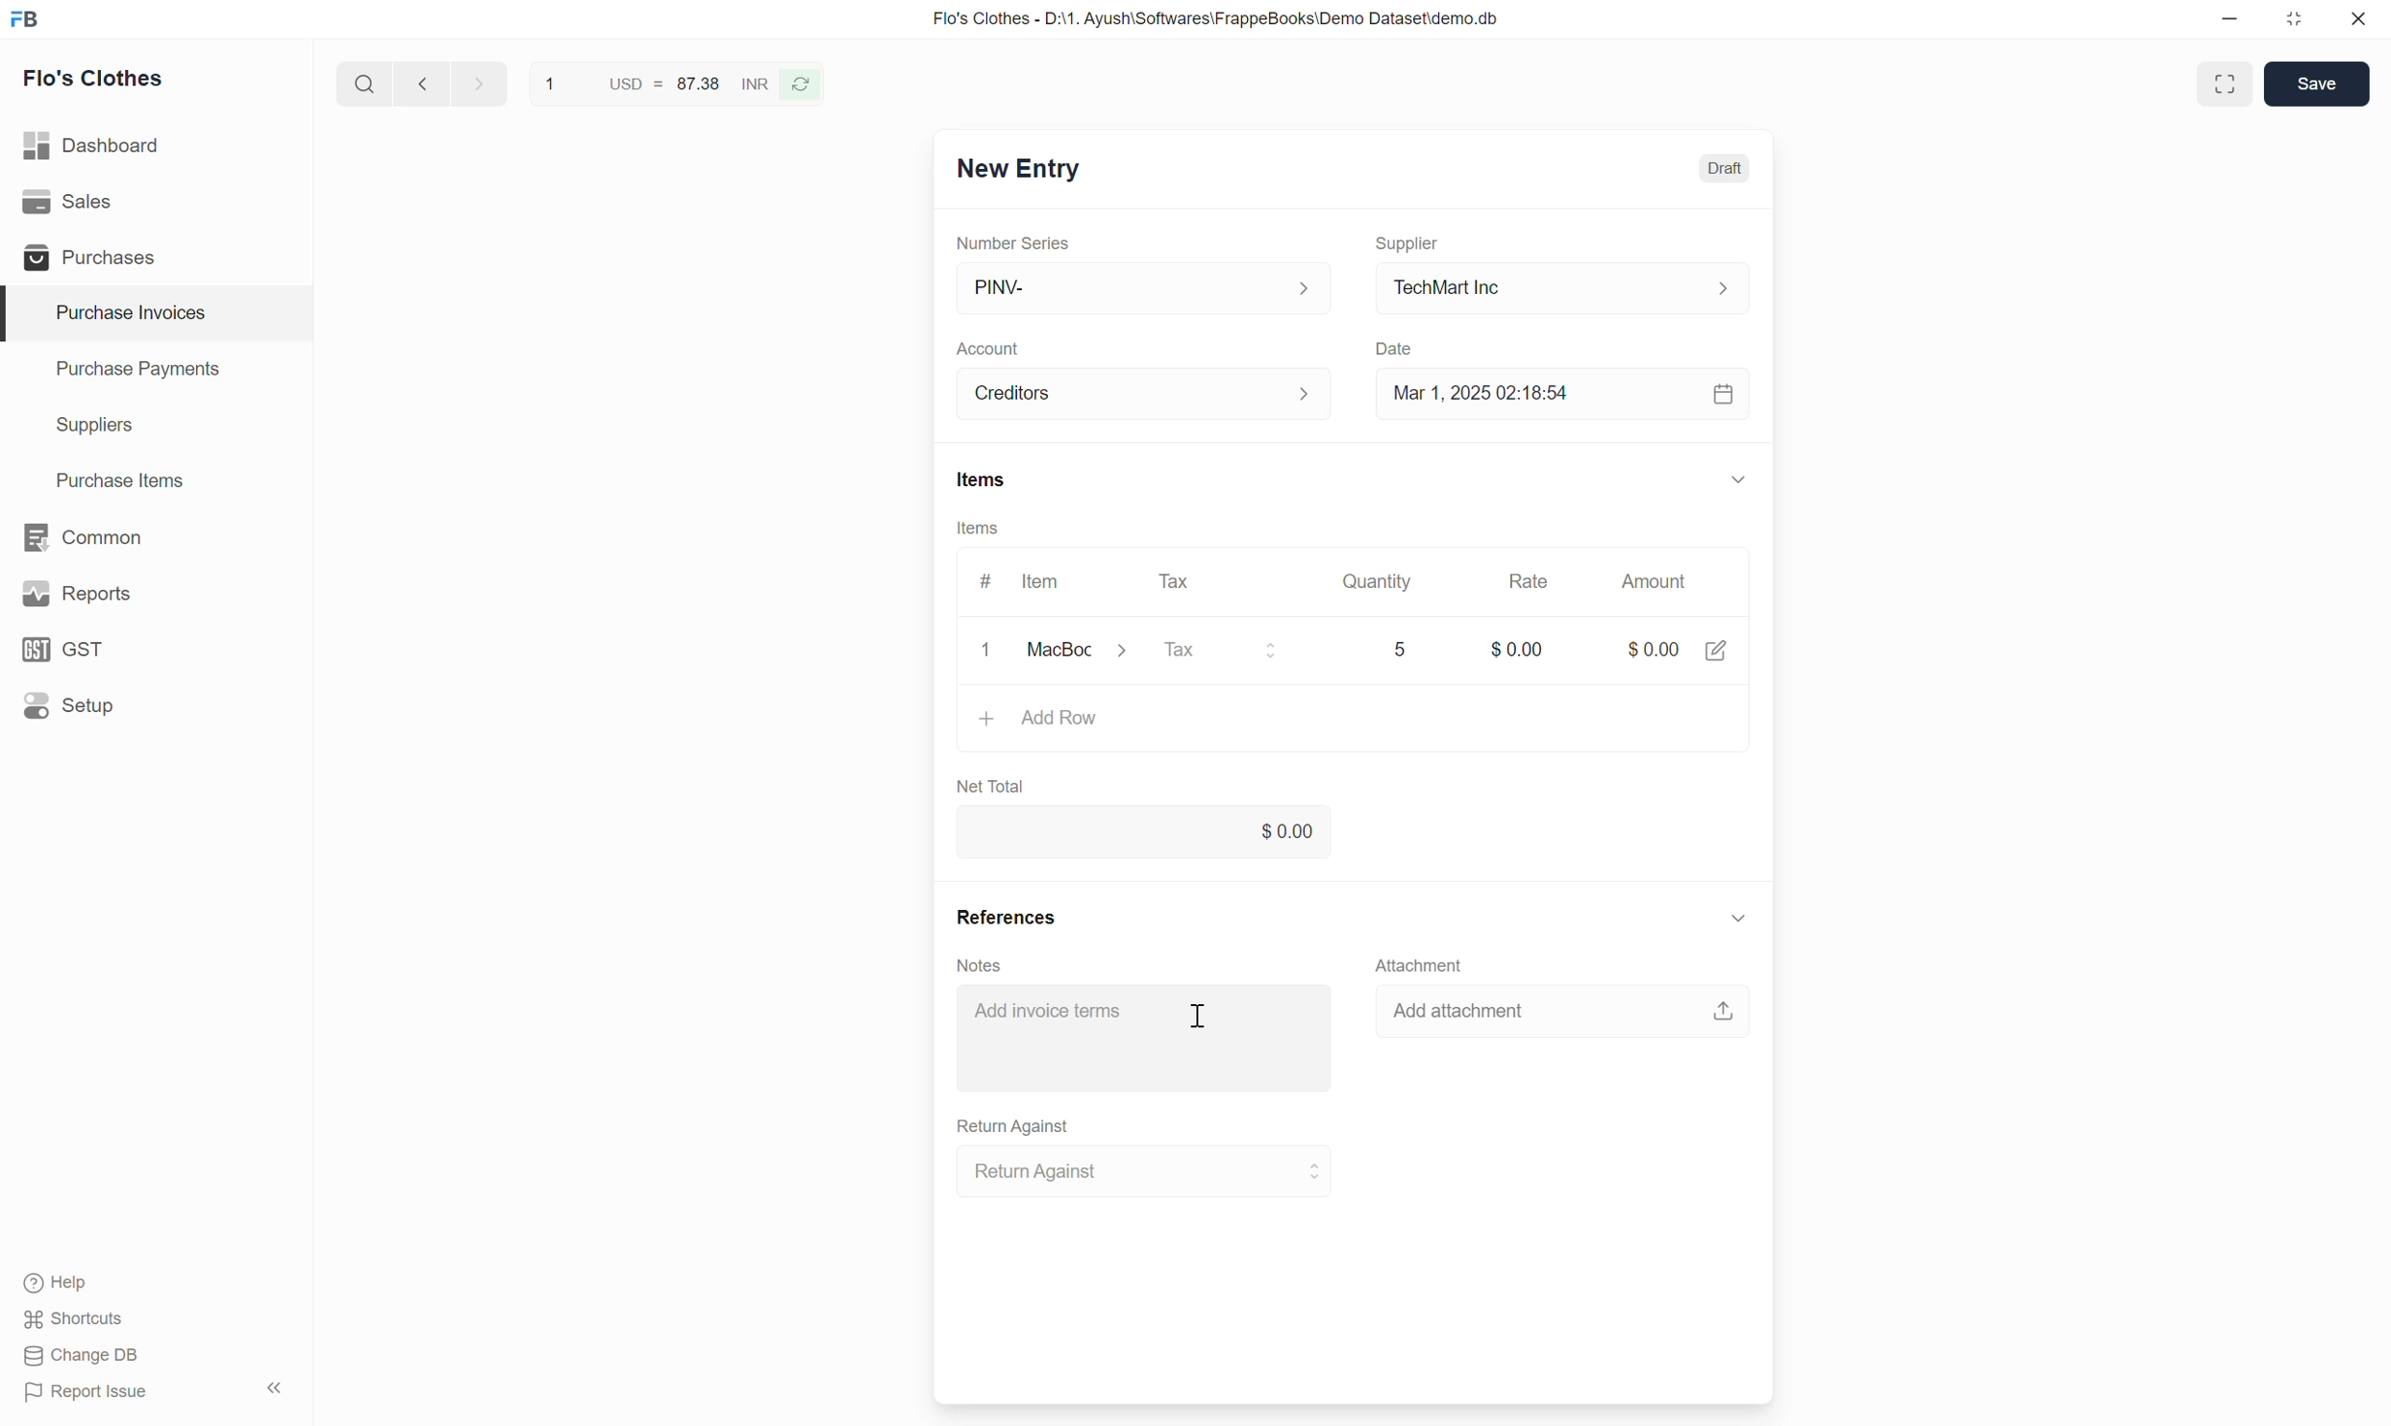  What do you see at coordinates (654, 83) in the screenshot?
I see `1 USD = 87.38 INR` at bounding box center [654, 83].